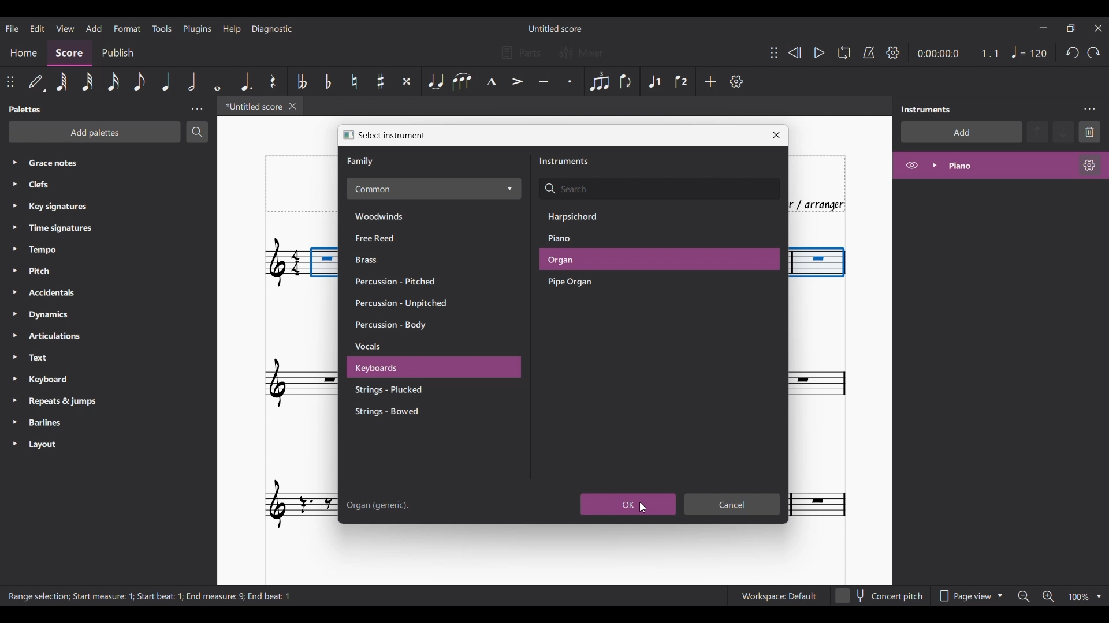  I want to click on Customize toolbar, so click(736, 81).